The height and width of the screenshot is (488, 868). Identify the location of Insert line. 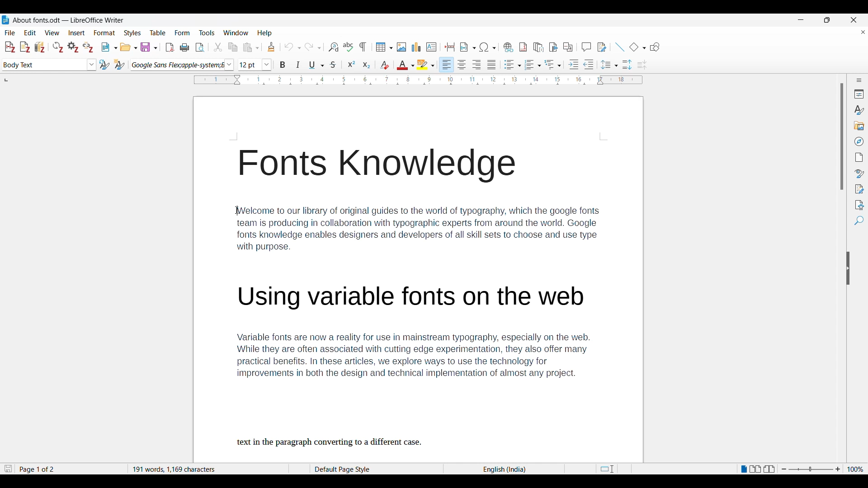
(620, 47).